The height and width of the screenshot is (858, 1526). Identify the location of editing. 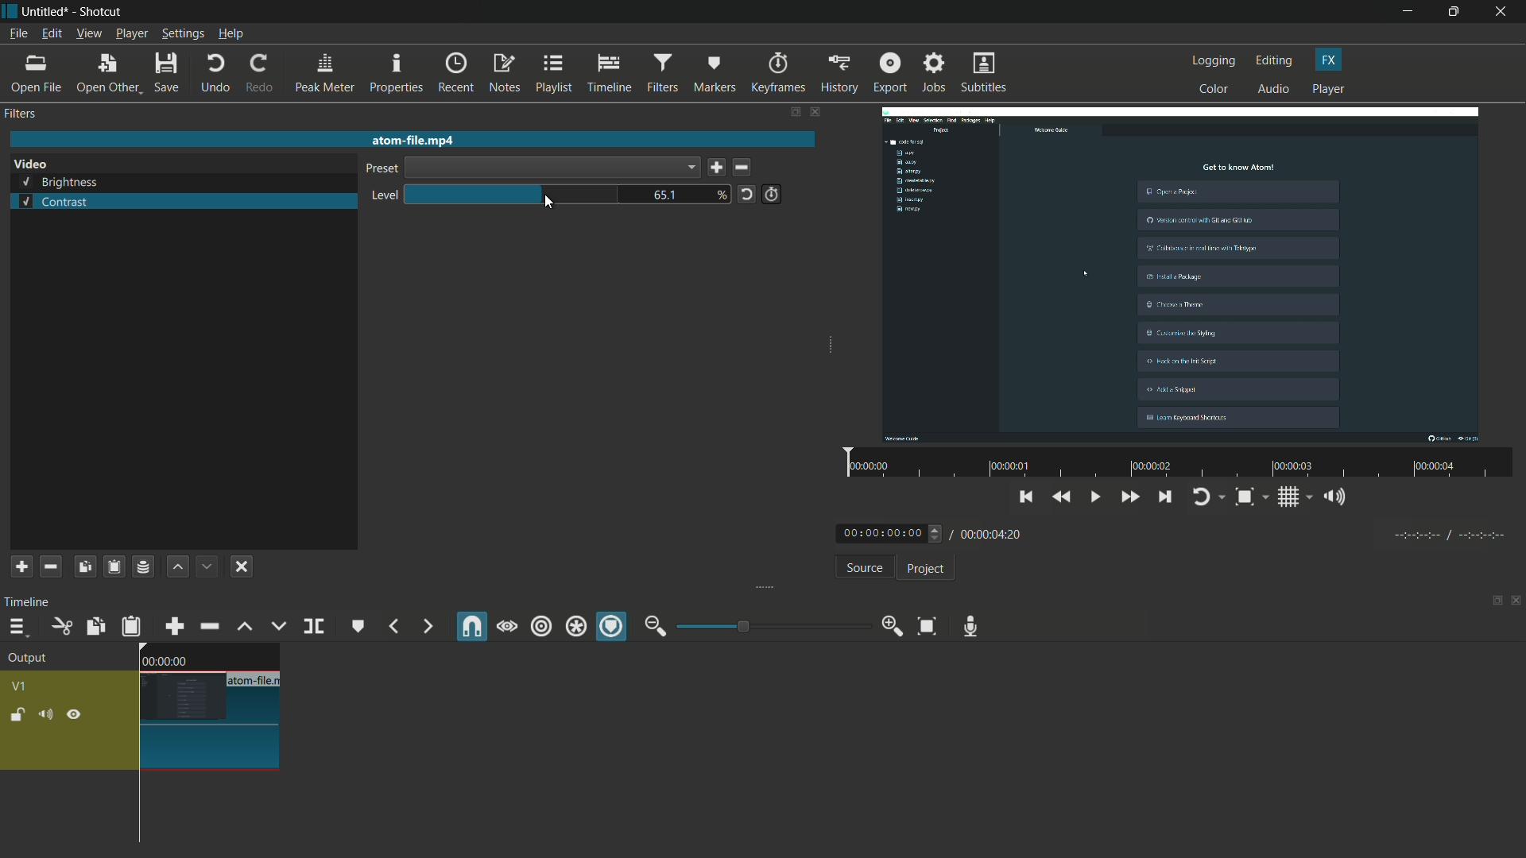
(1275, 60).